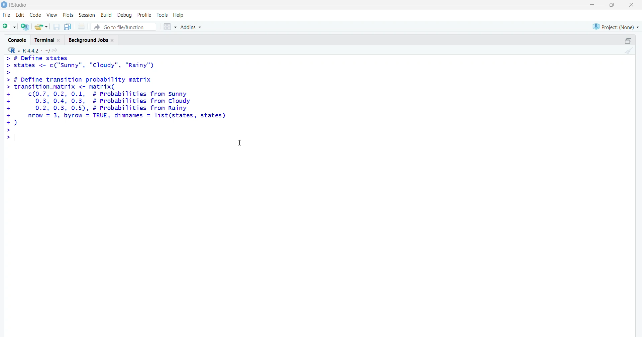 This screenshot has height=337, width=642. I want to click on save current document, so click(57, 27).